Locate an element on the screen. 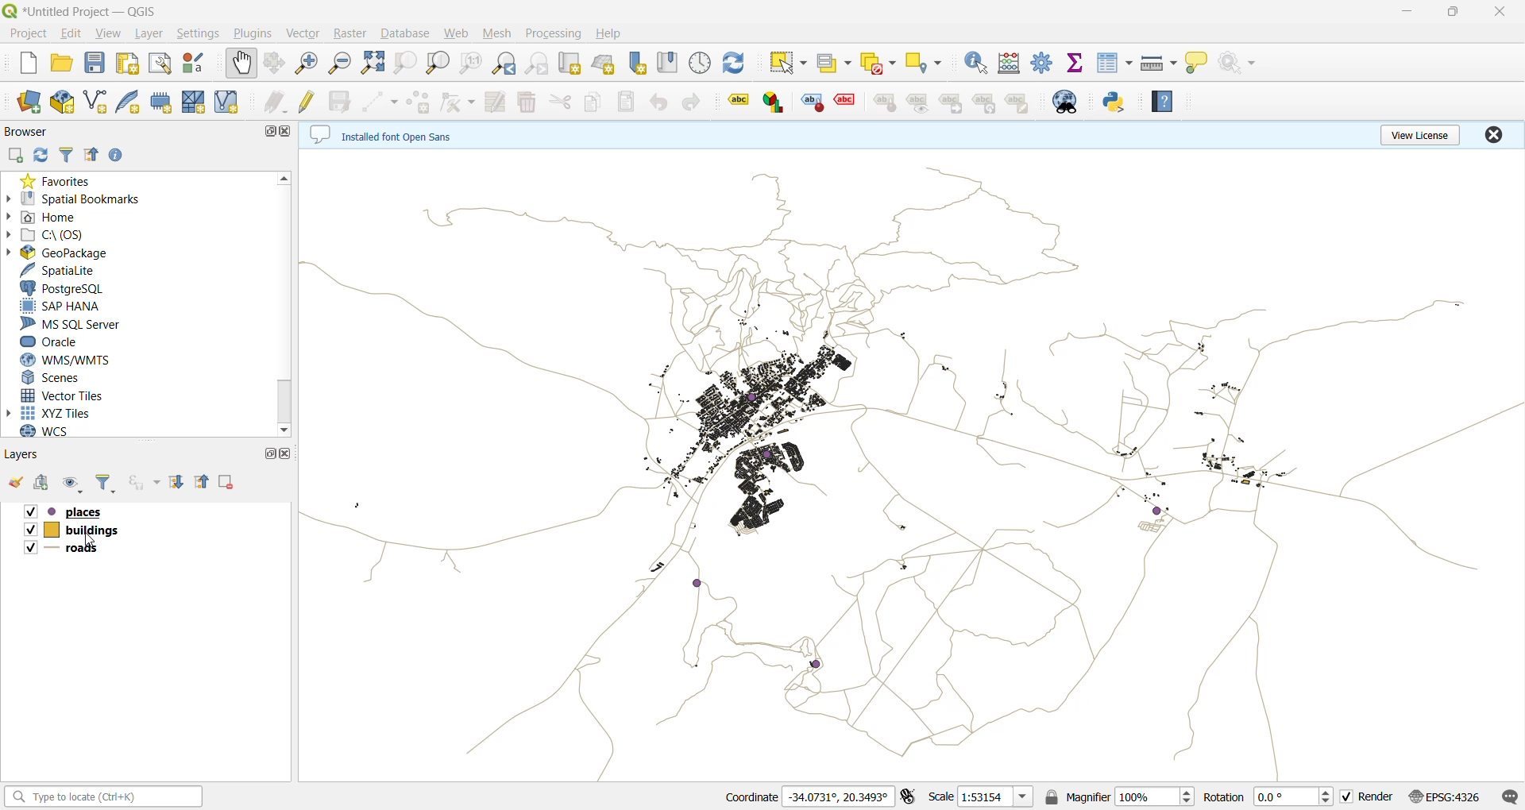  crs is located at coordinates (1453, 796).